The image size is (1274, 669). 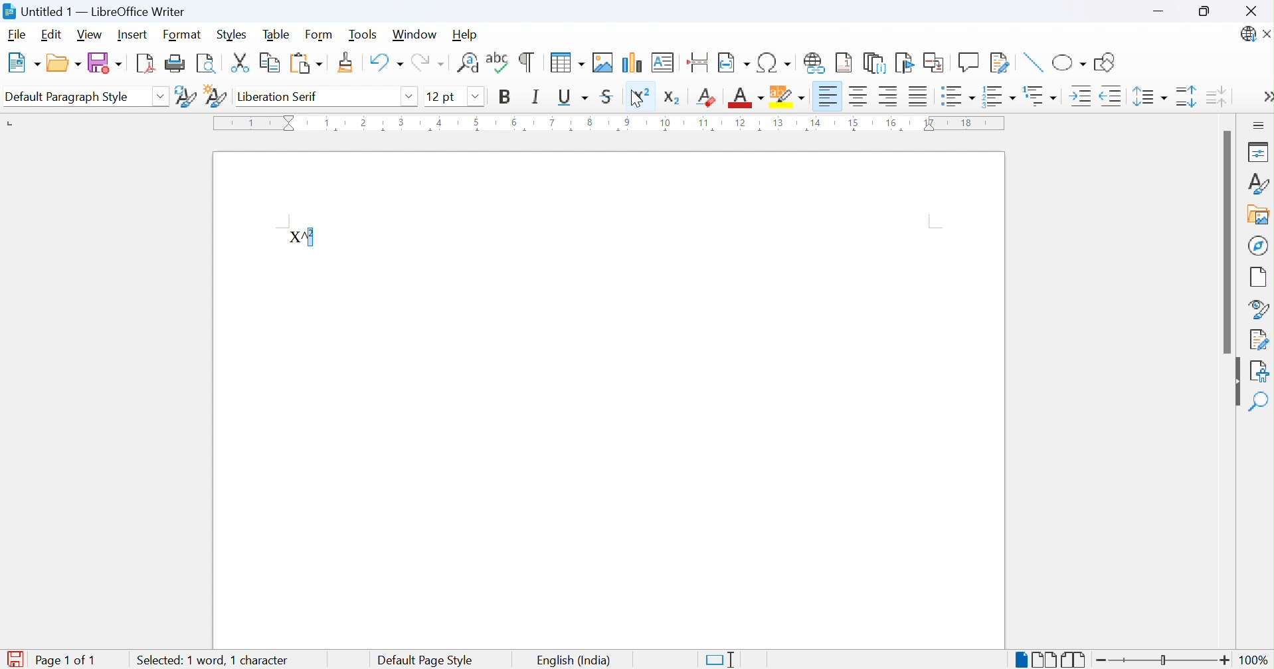 What do you see at coordinates (632, 63) in the screenshot?
I see `Insert chart` at bounding box center [632, 63].